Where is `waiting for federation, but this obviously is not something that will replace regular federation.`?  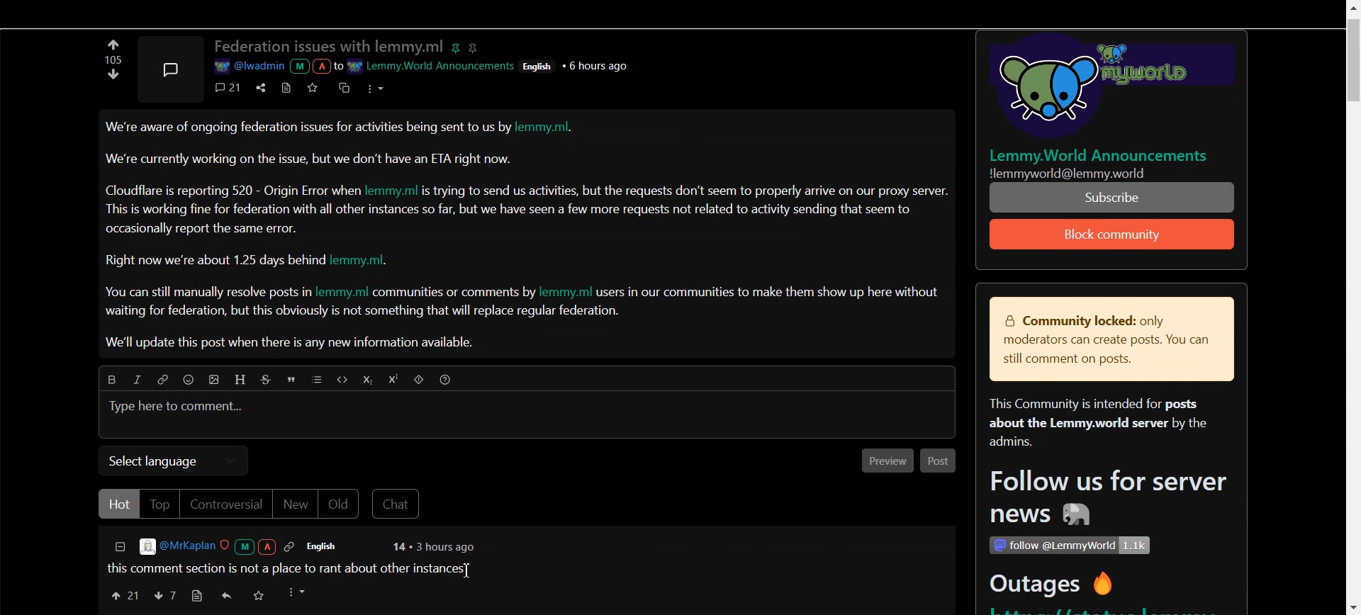
waiting for federation, but this obviously is not something that will replace regular federation. is located at coordinates (364, 312).